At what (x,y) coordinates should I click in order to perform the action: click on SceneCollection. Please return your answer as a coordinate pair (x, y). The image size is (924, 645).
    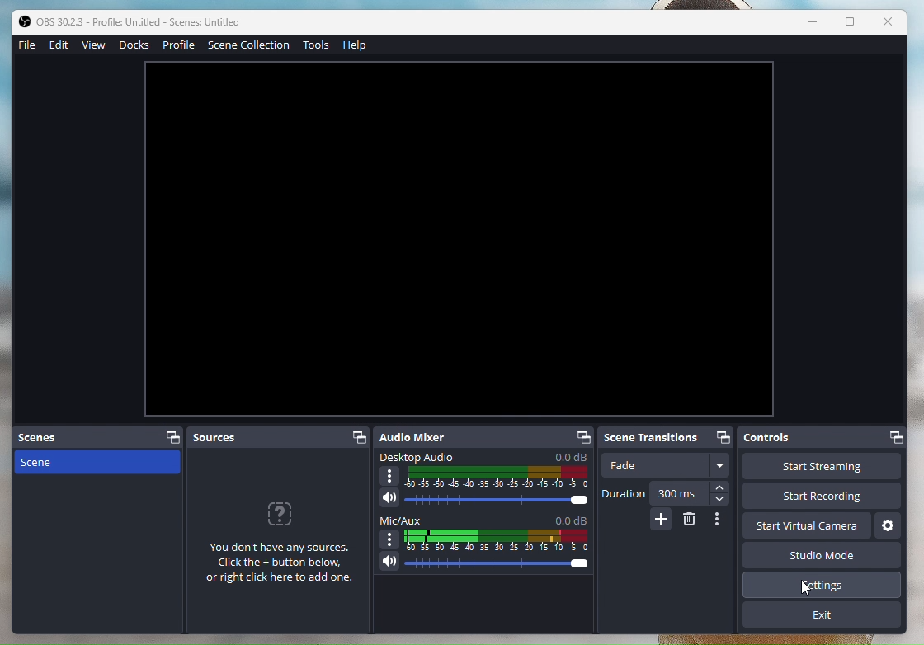
    Looking at the image, I should click on (248, 45).